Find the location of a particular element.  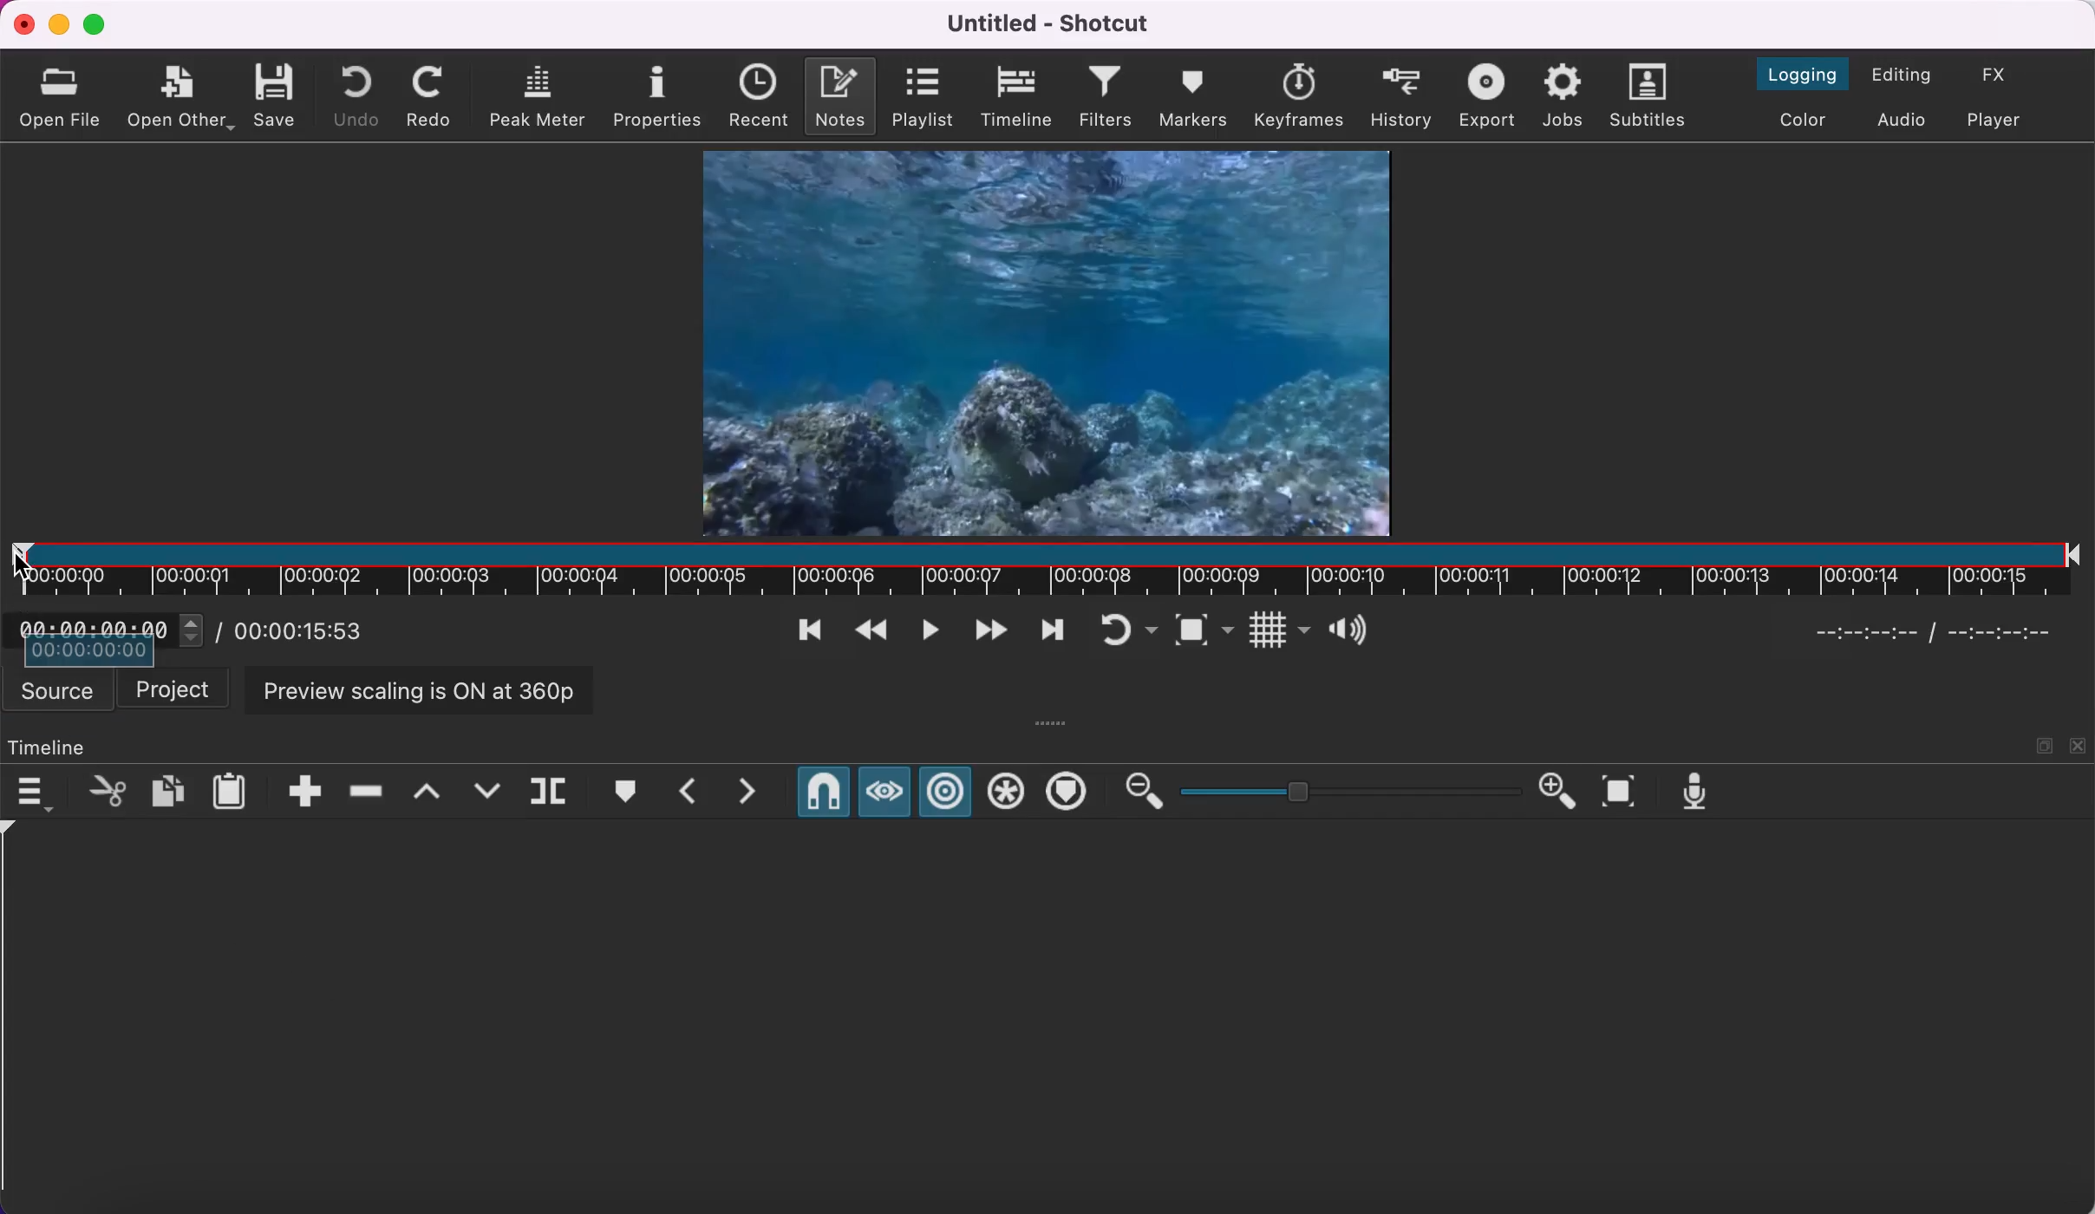

playlist is located at coordinates (924, 98).